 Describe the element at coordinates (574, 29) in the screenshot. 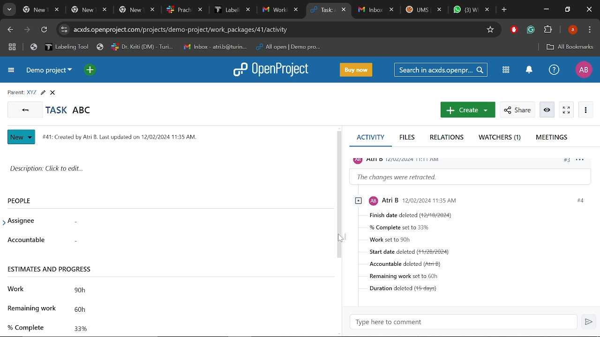

I see `Profile` at that location.